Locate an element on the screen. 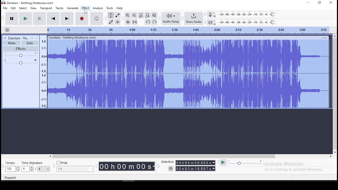 The width and height of the screenshot is (338, 190). 00 h 00 m 00.000 s is located at coordinates (195, 163).